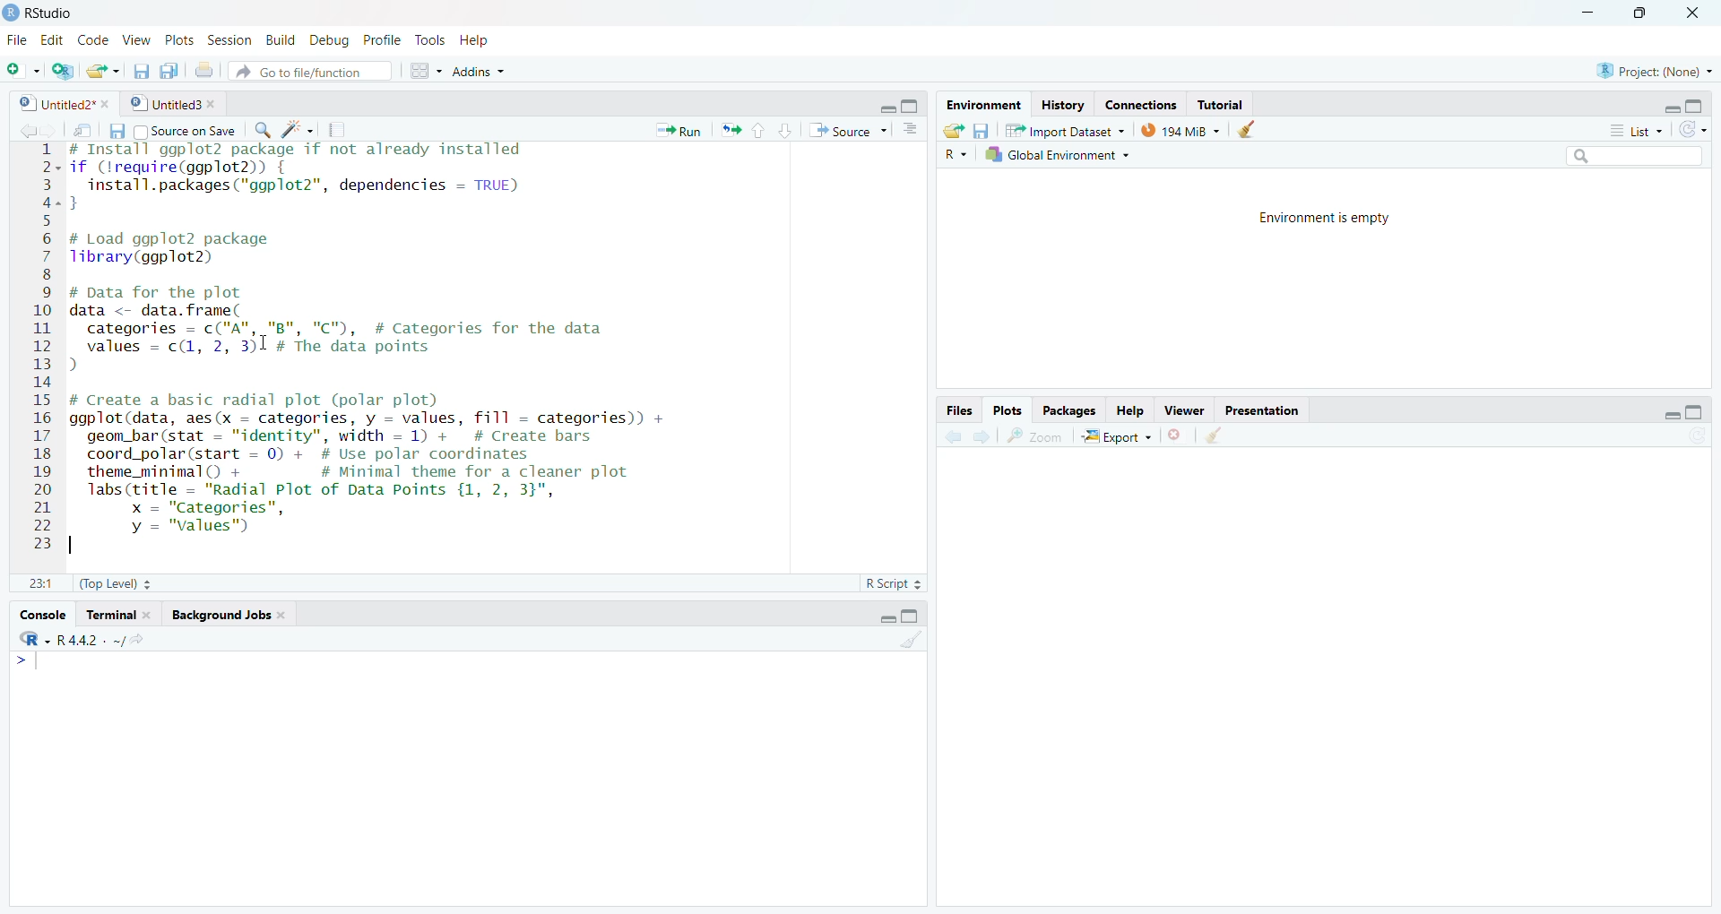  Describe the element at coordinates (1656, 70) in the screenshot. I see `Project: (None) ` at that location.